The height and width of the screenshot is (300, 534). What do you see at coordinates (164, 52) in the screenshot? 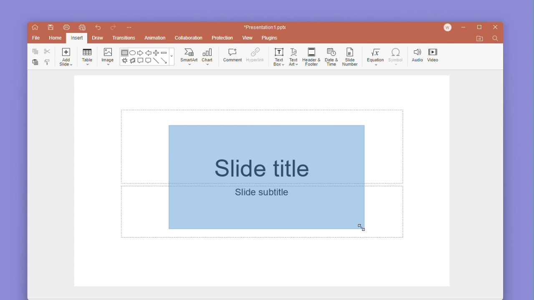
I see `minus` at bounding box center [164, 52].